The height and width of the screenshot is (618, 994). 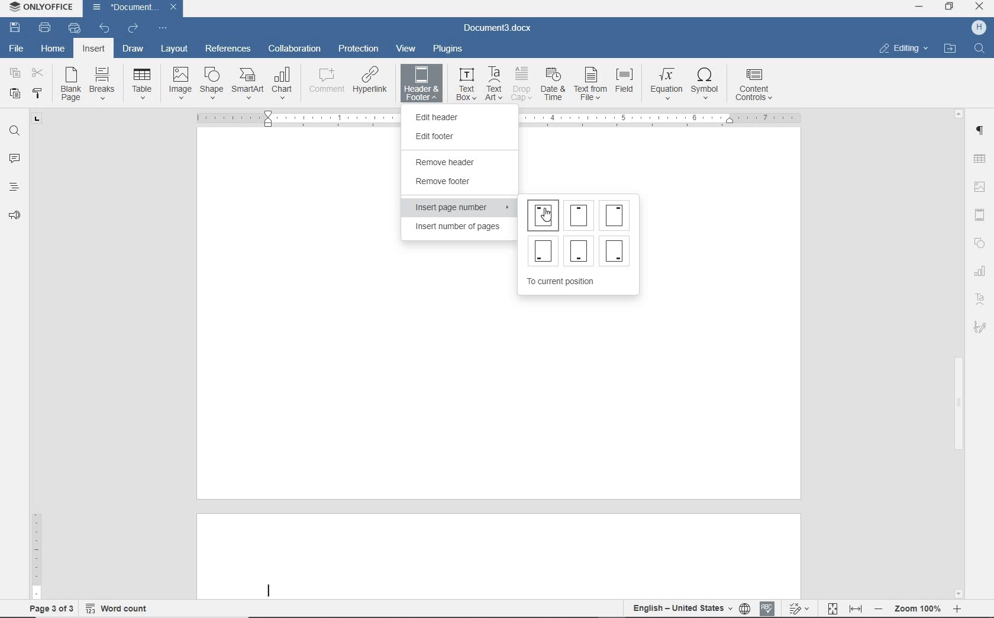 What do you see at coordinates (544, 248) in the screenshot?
I see `Page number at bottom left` at bounding box center [544, 248].